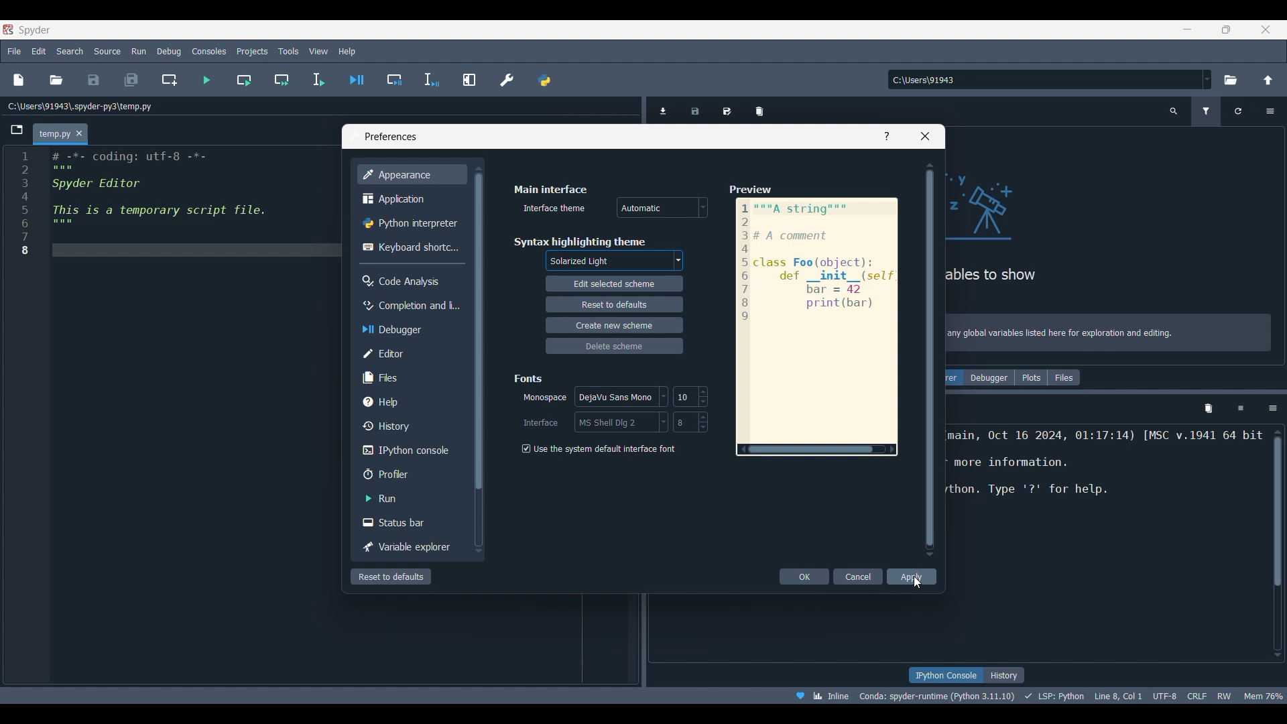  What do you see at coordinates (409, 378) in the screenshot?
I see `Files` at bounding box center [409, 378].